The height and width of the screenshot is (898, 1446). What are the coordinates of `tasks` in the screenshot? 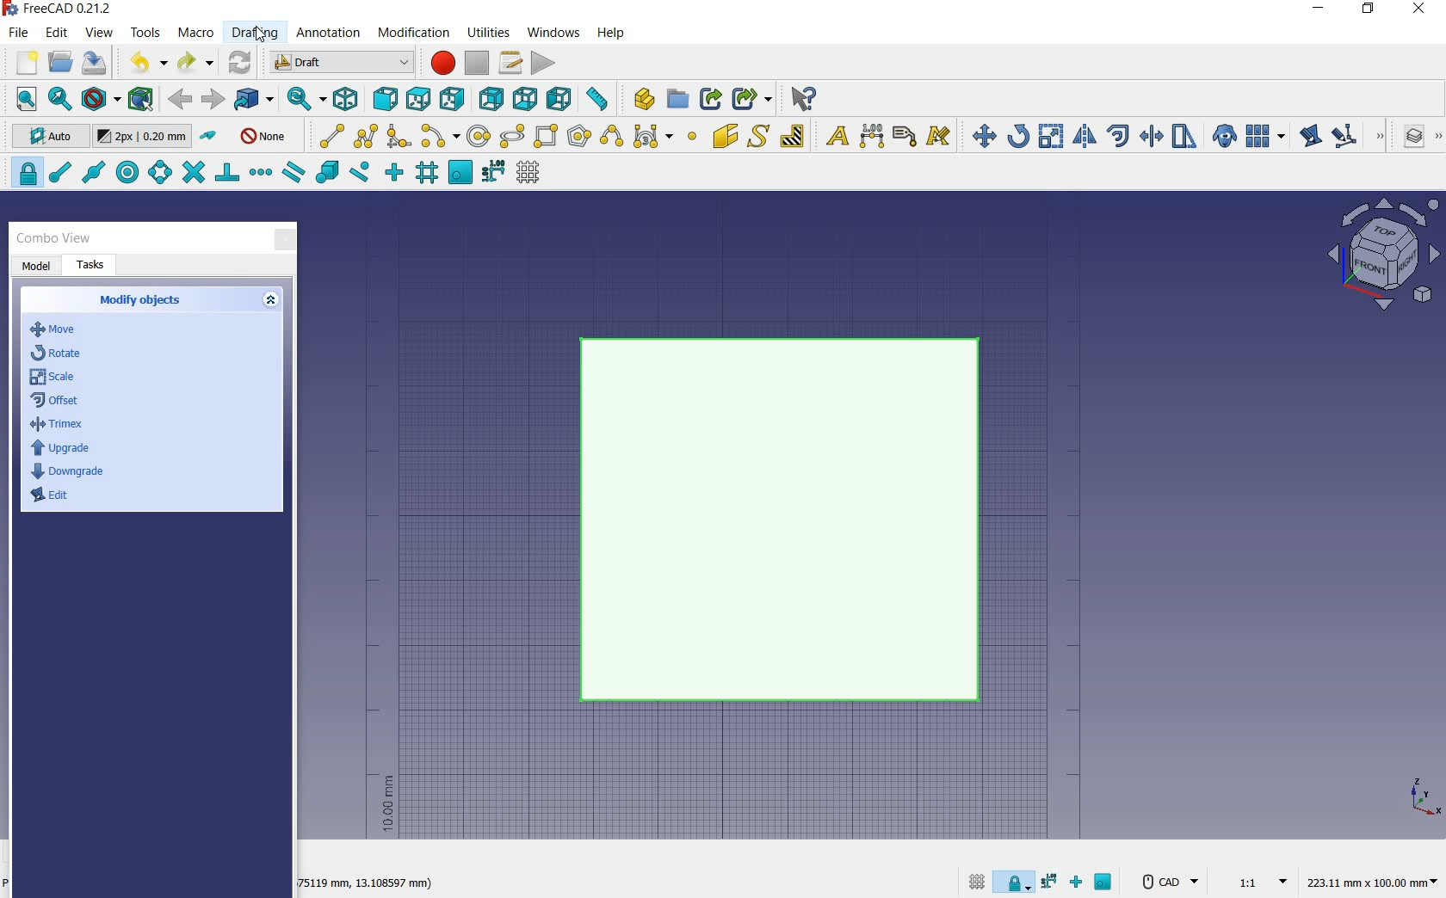 It's located at (92, 266).